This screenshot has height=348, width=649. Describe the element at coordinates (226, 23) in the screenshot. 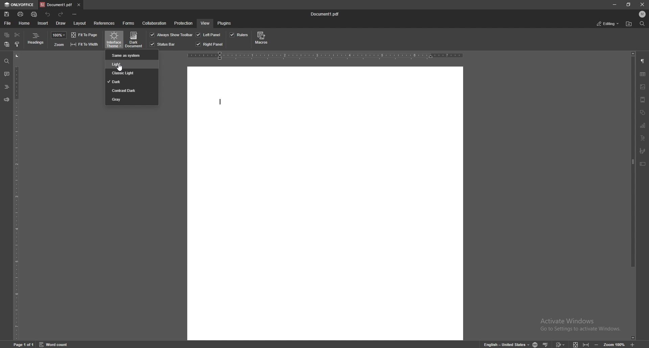

I see `plugins` at that location.